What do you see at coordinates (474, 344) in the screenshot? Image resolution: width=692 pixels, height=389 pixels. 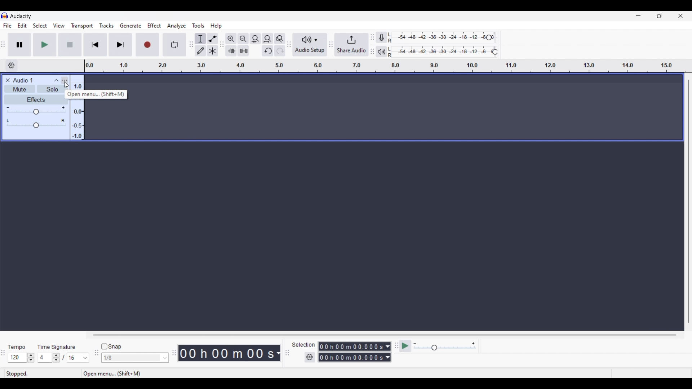 I see `Increase playback speed to maximum ` at bounding box center [474, 344].